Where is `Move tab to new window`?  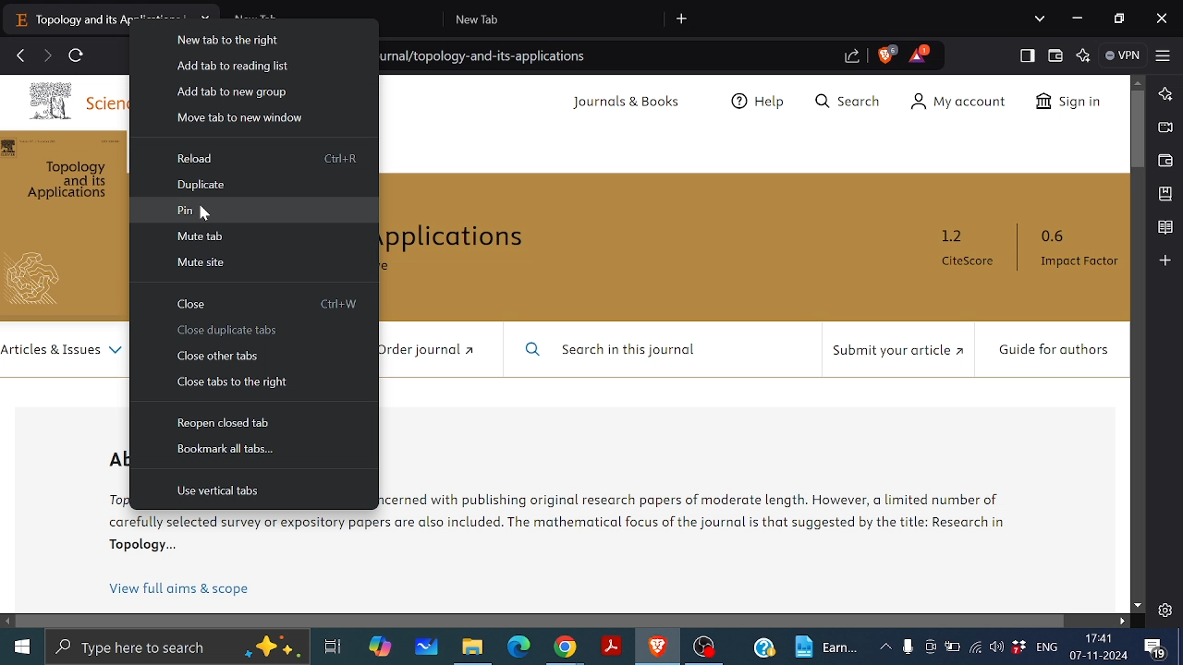
Move tab to new window is located at coordinates (244, 118).